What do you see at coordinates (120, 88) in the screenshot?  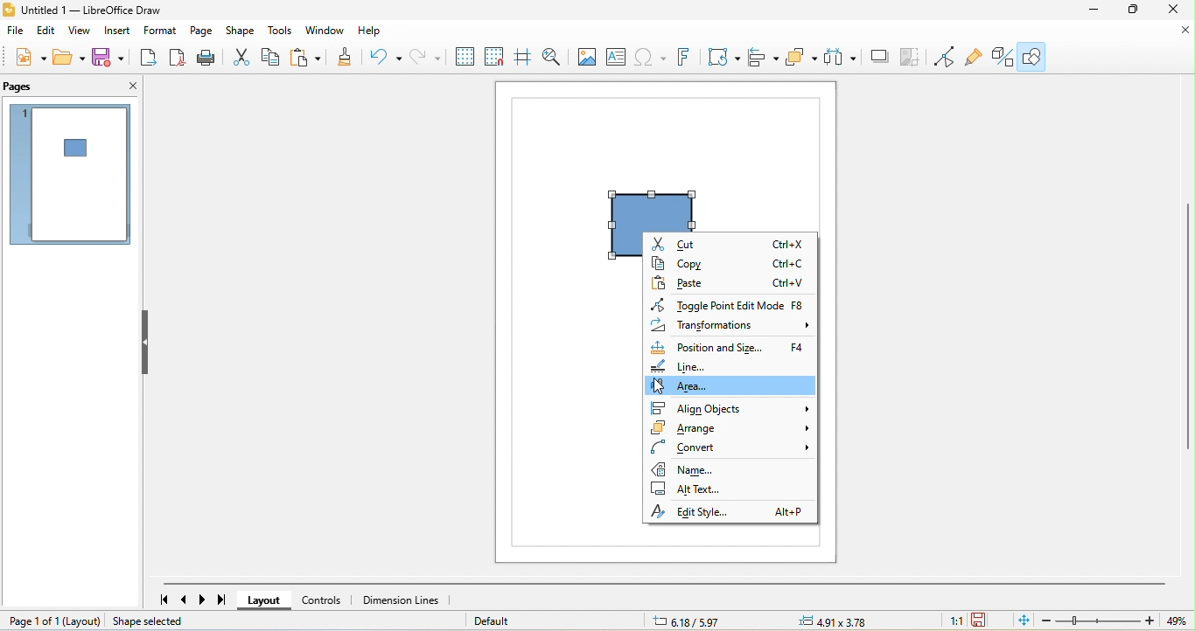 I see `close` at bounding box center [120, 88].